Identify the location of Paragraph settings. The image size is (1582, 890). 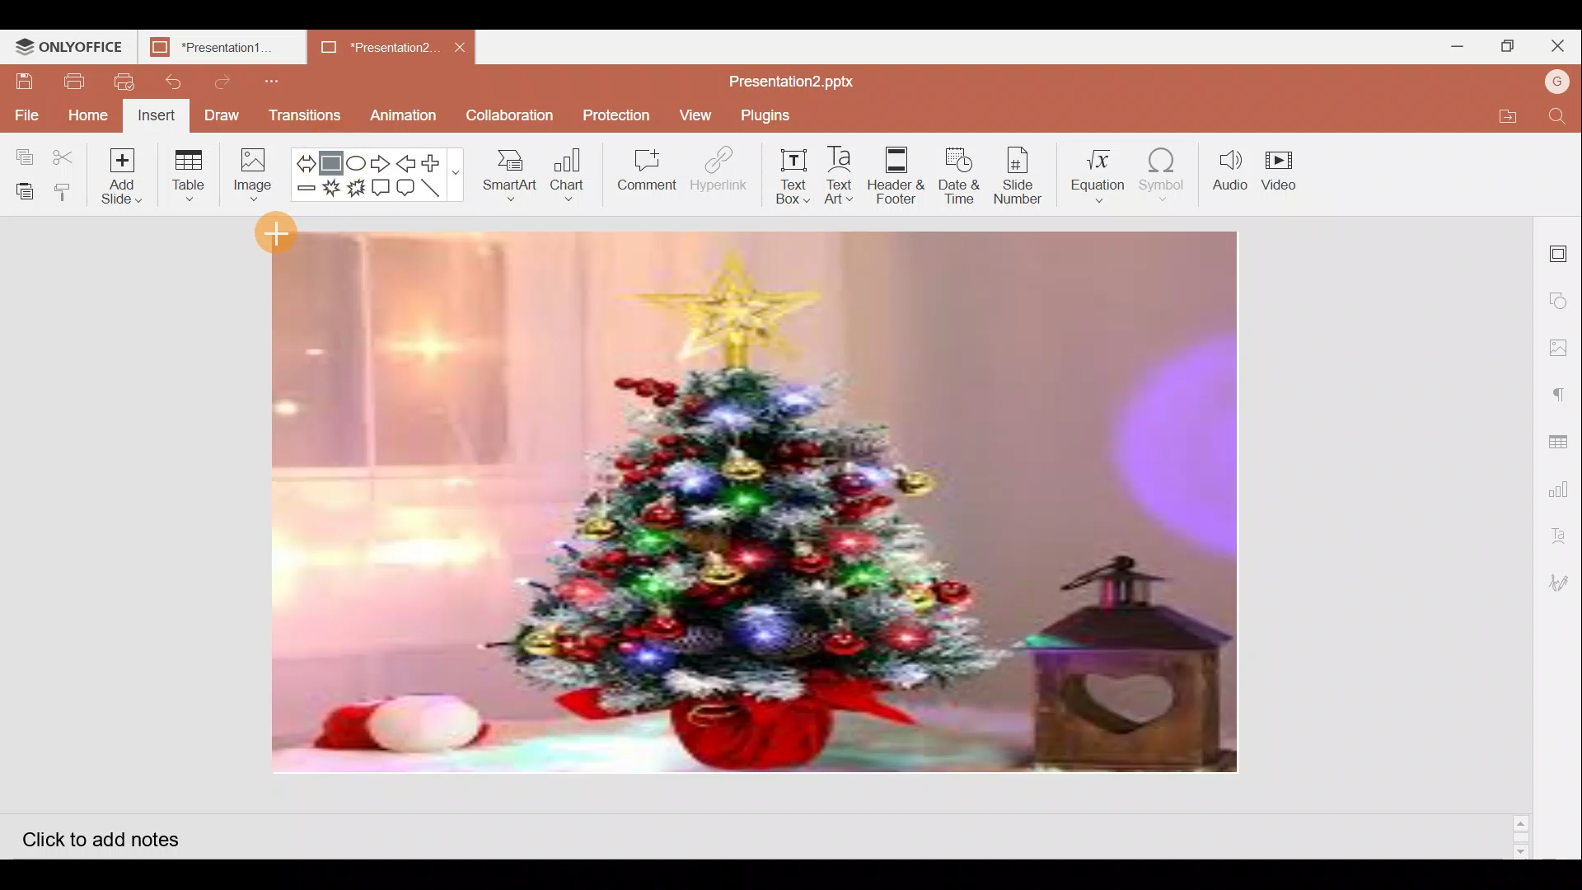
(1566, 388).